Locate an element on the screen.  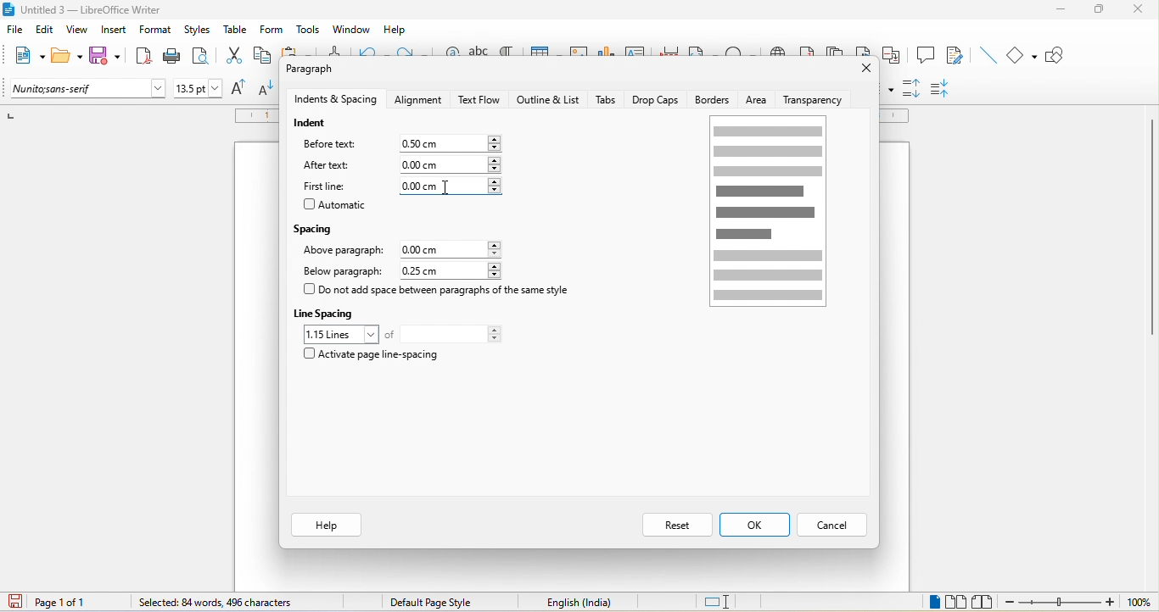
checkbox is located at coordinates (309, 203).